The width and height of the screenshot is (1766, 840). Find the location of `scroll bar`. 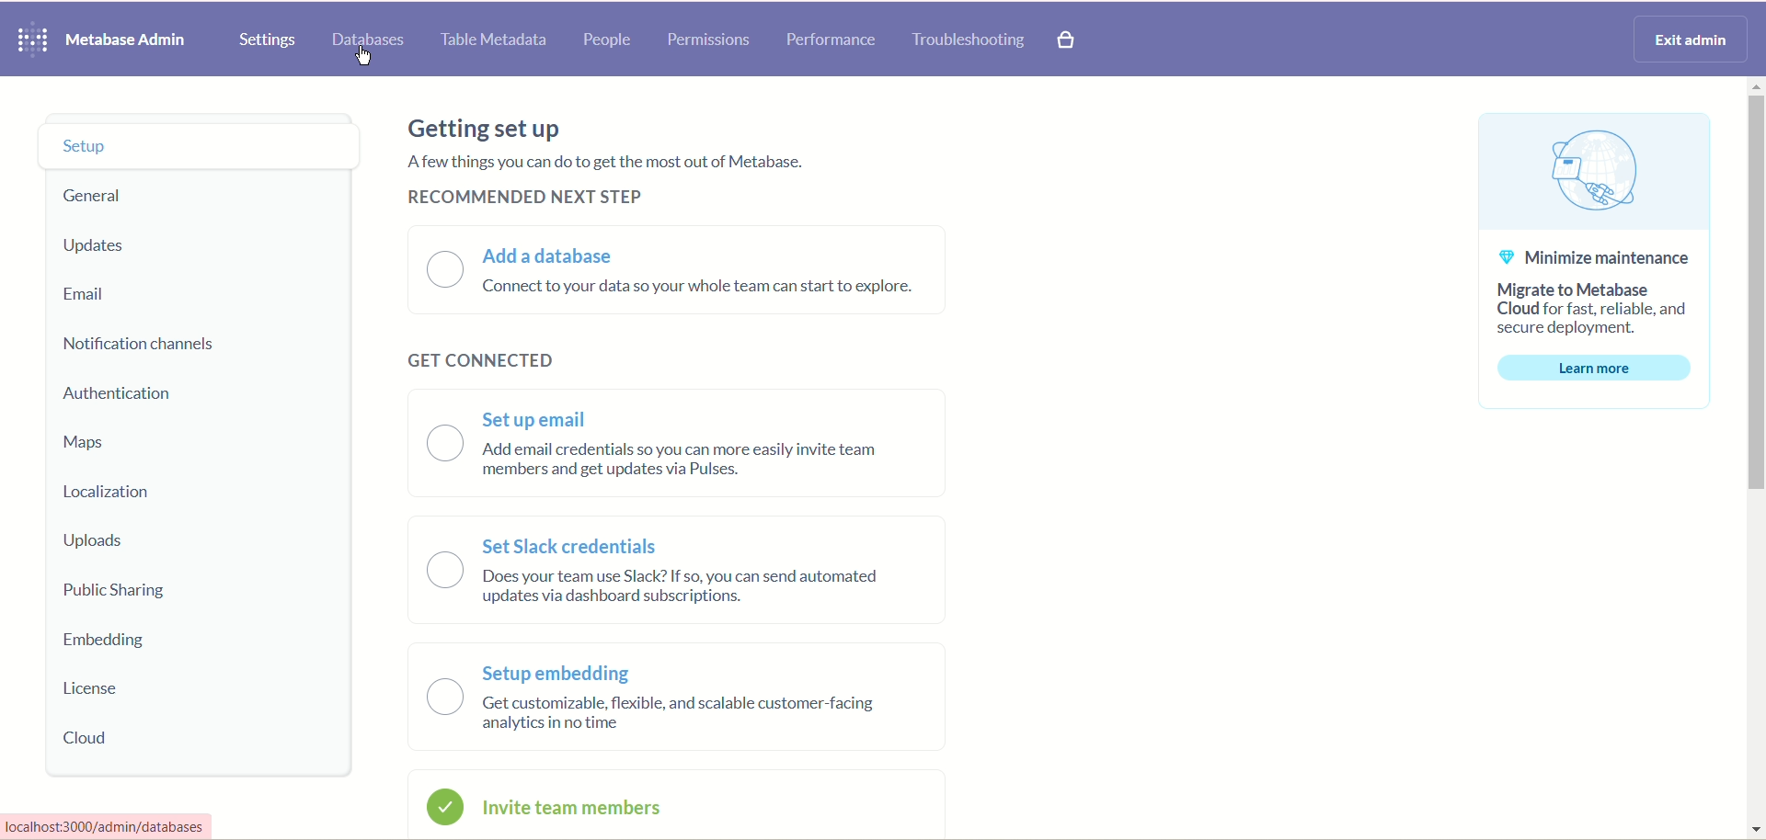

scroll bar is located at coordinates (1750, 459).